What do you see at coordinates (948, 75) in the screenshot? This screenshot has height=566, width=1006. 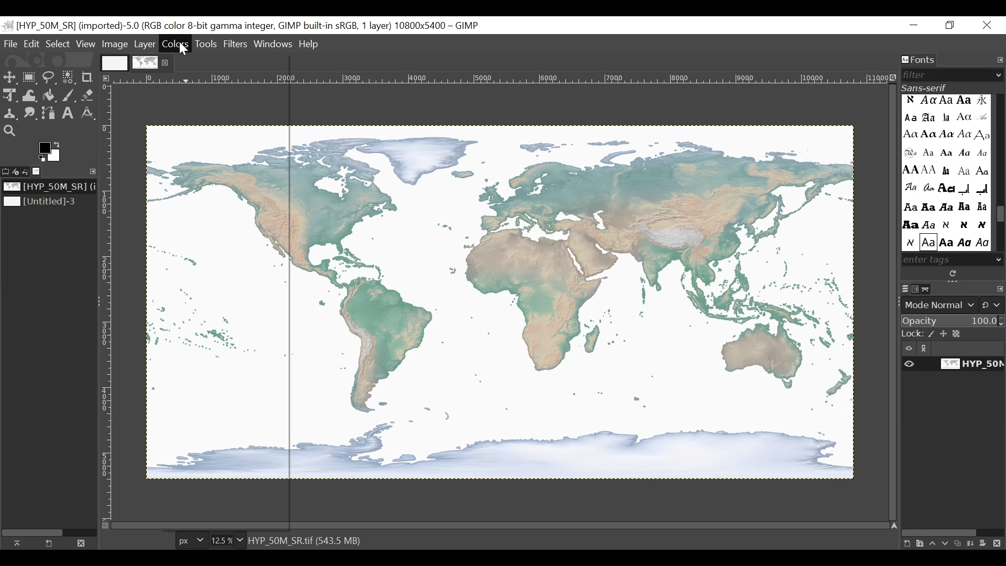 I see `Filter` at bounding box center [948, 75].